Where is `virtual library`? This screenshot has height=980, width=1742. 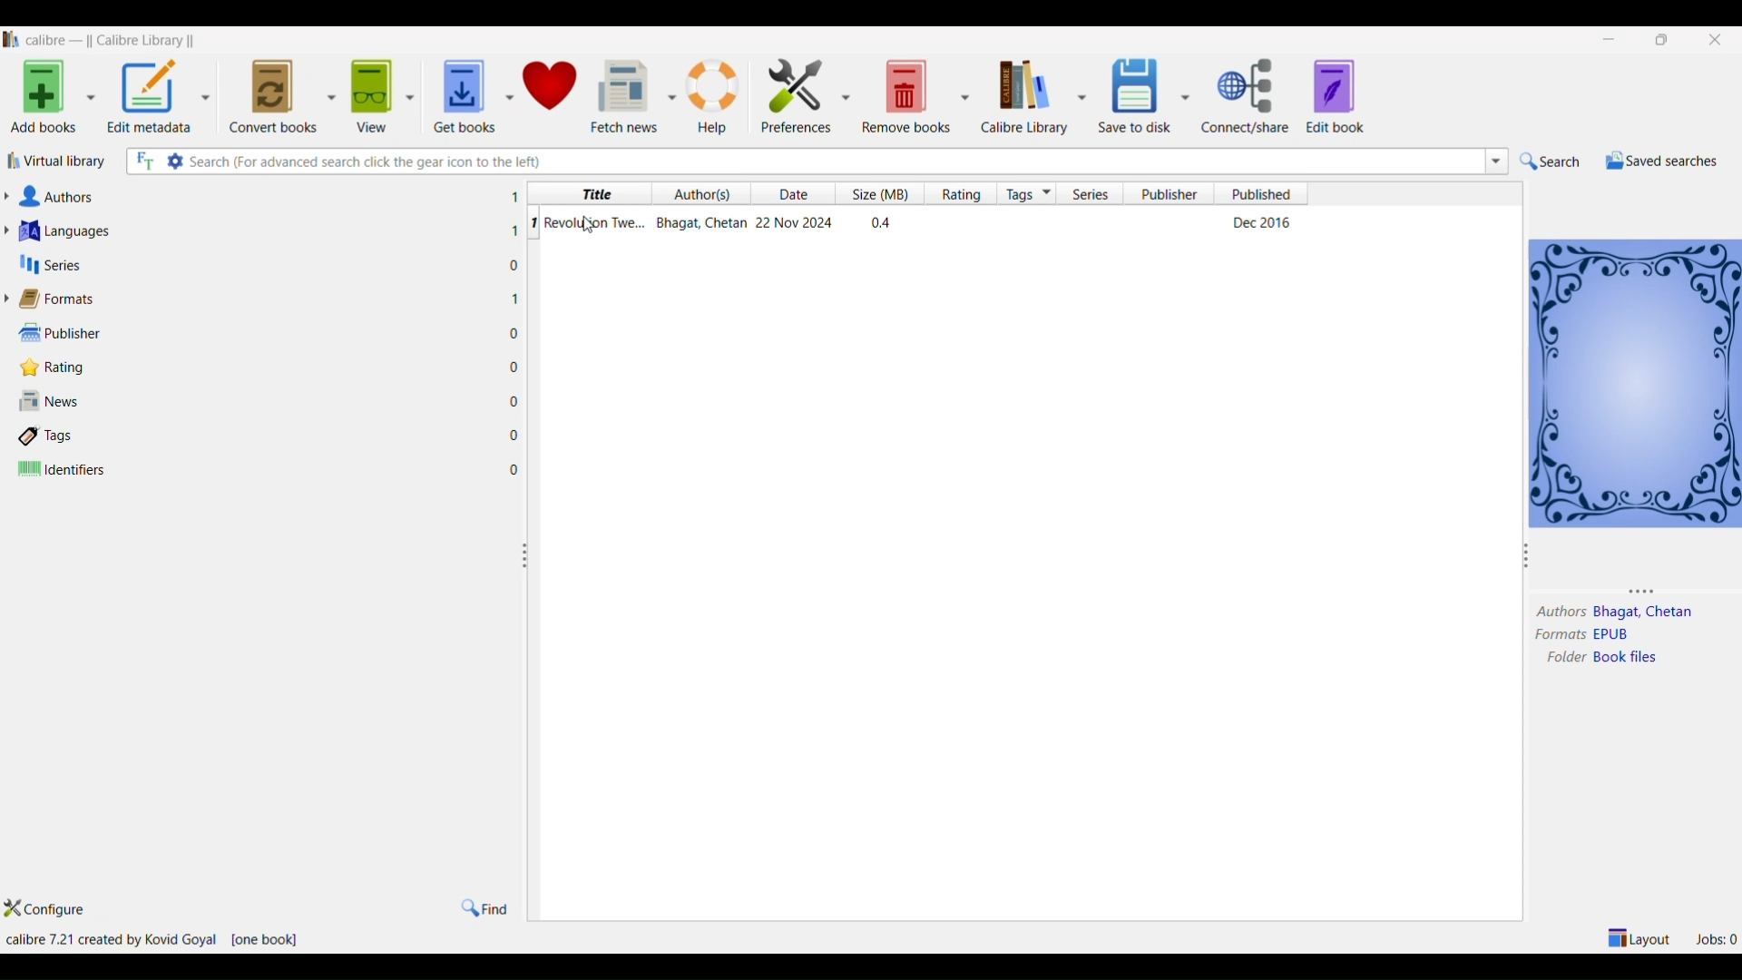
virtual library is located at coordinates (59, 164).